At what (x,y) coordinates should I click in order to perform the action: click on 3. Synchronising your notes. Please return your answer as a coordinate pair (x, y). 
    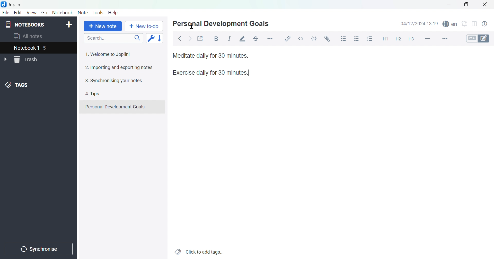
    Looking at the image, I should click on (115, 81).